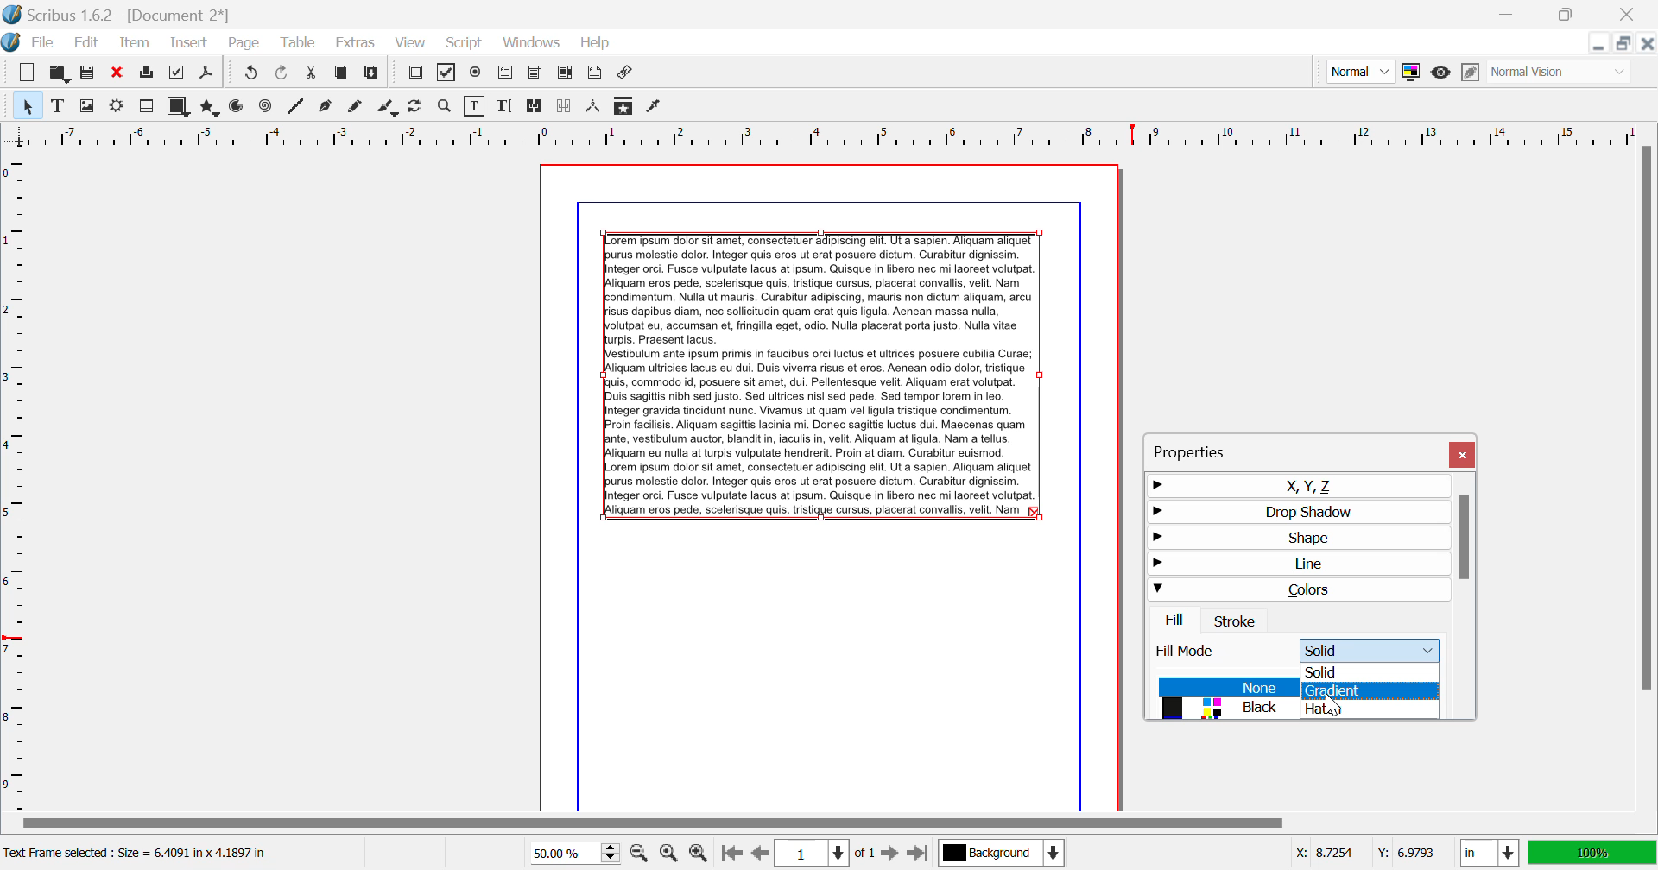 Image resolution: width=1658 pixels, height=870 pixels. Describe the element at coordinates (353, 43) in the screenshot. I see `Extras` at that location.